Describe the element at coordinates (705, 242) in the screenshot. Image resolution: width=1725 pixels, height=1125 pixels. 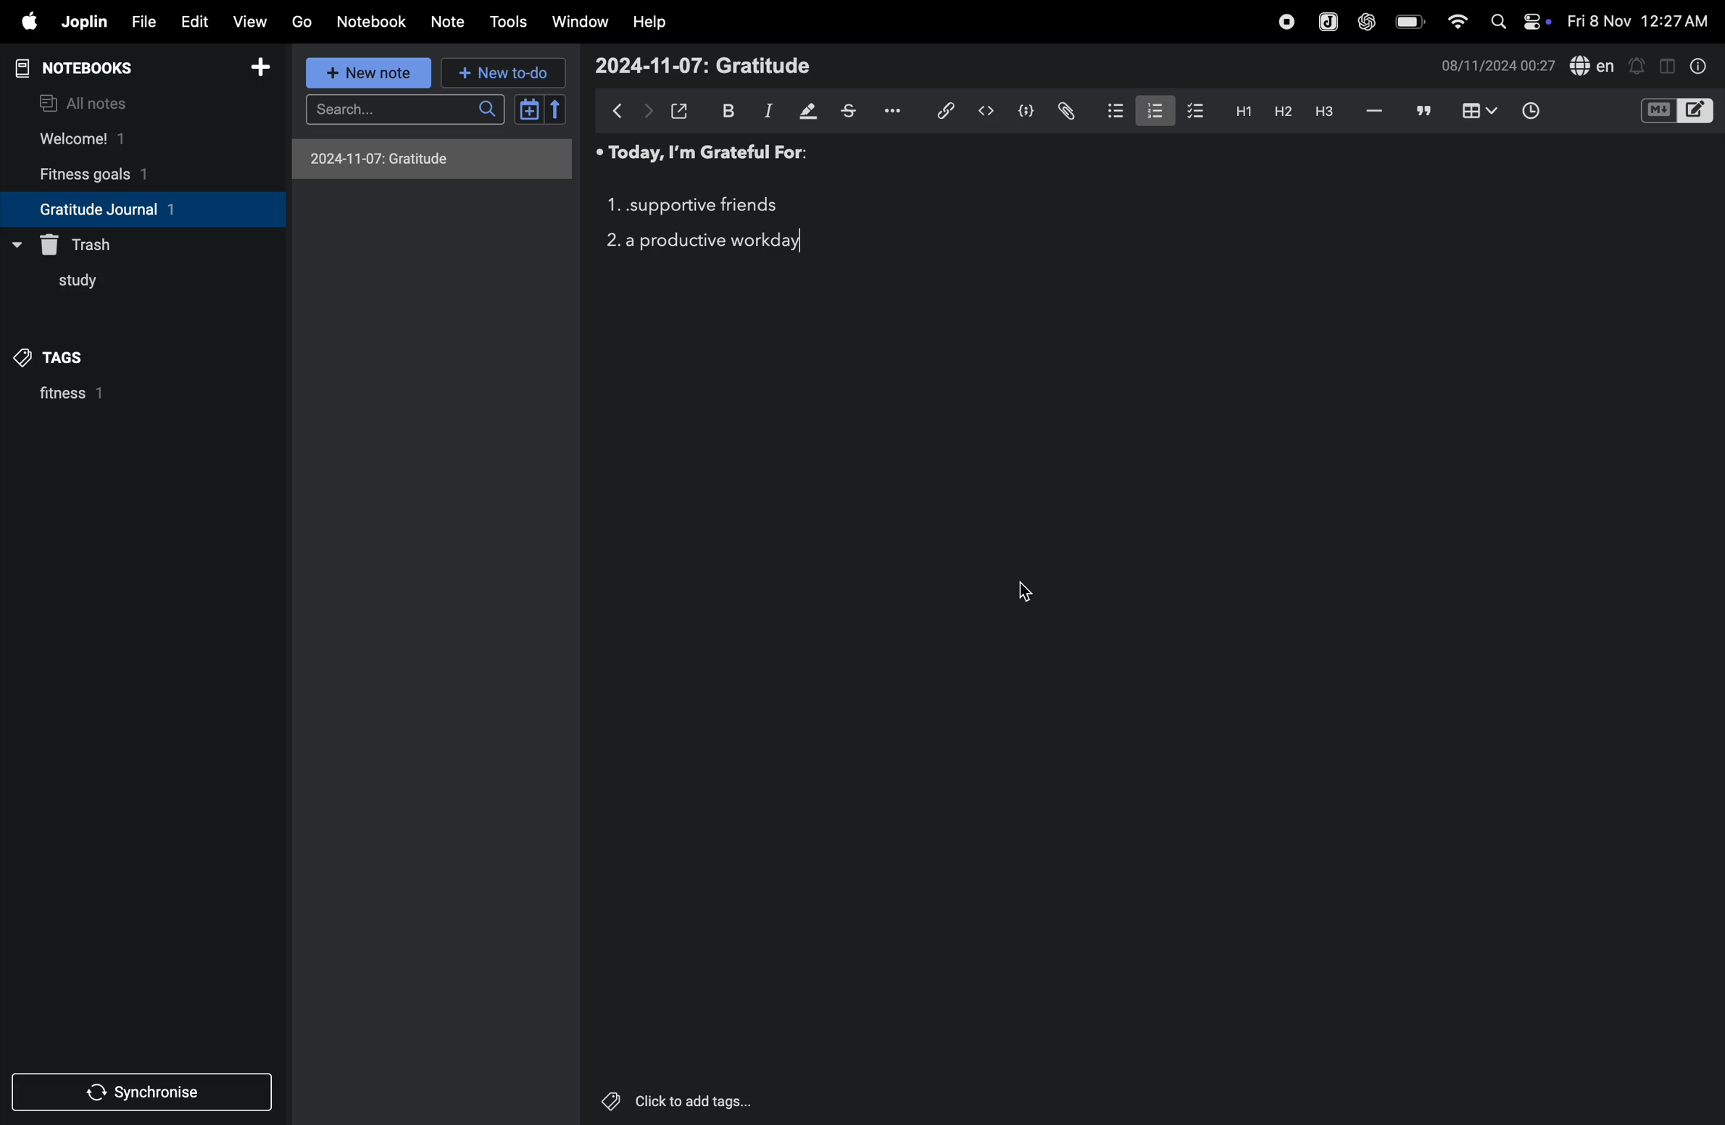
I see `2. a productive work day` at that location.